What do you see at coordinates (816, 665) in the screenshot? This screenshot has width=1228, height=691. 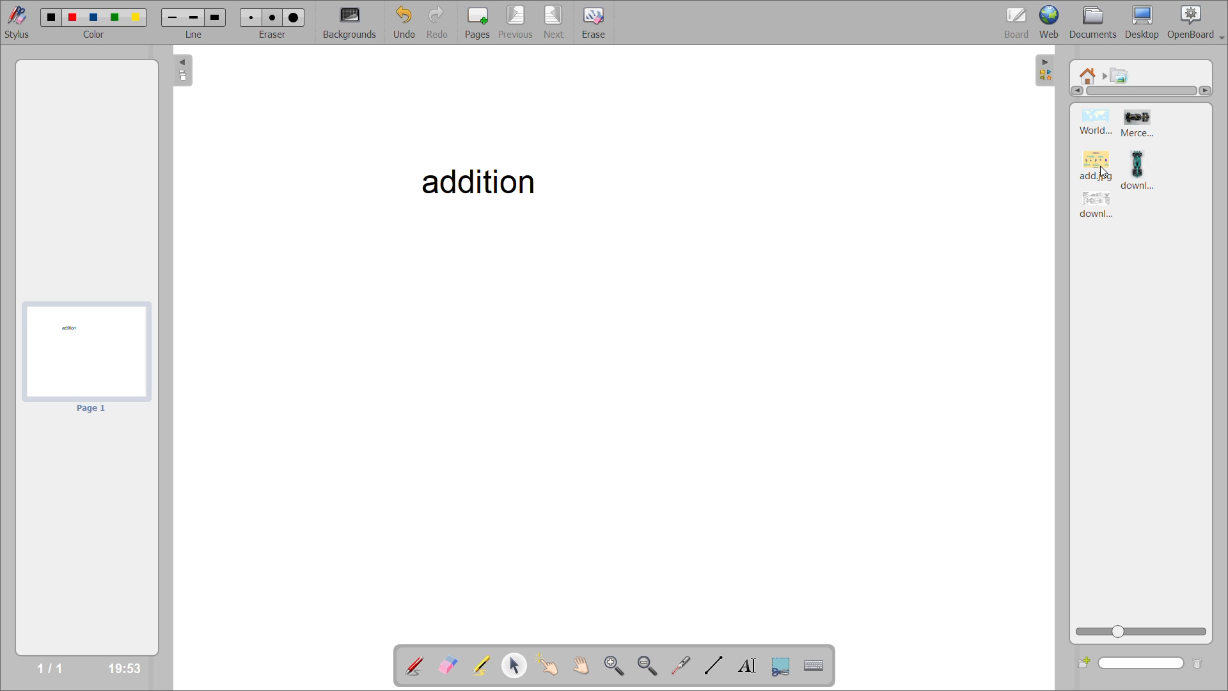 I see `display virtual keyboard` at bounding box center [816, 665].